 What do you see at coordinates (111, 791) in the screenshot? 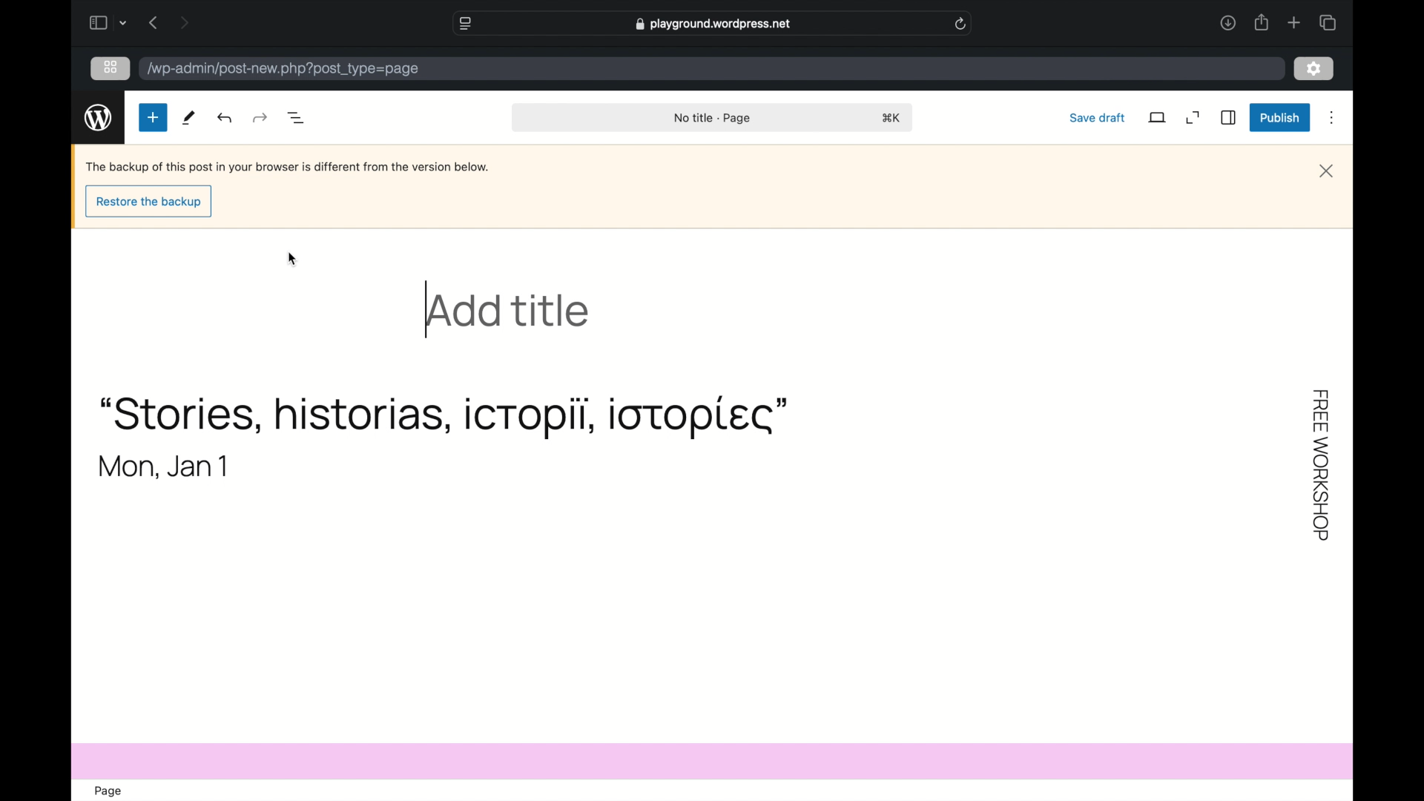
I see `page` at bounding box center [111, 791].